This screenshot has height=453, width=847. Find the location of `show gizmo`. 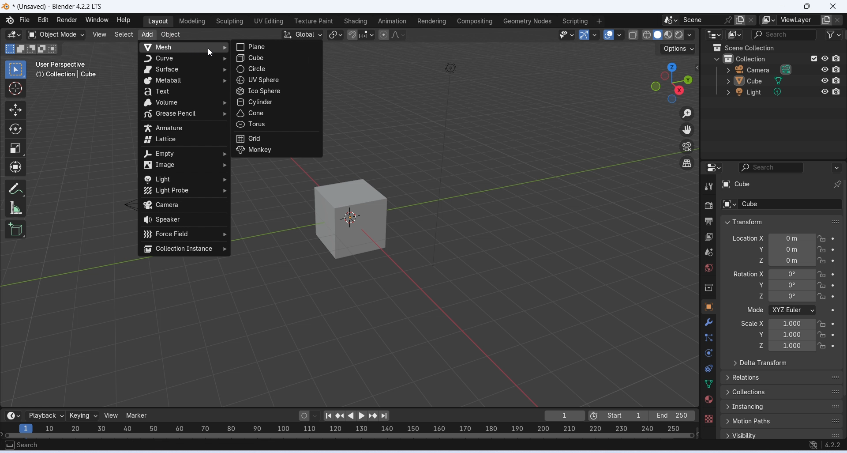

show gizmo is located at coordinates (584, 34).